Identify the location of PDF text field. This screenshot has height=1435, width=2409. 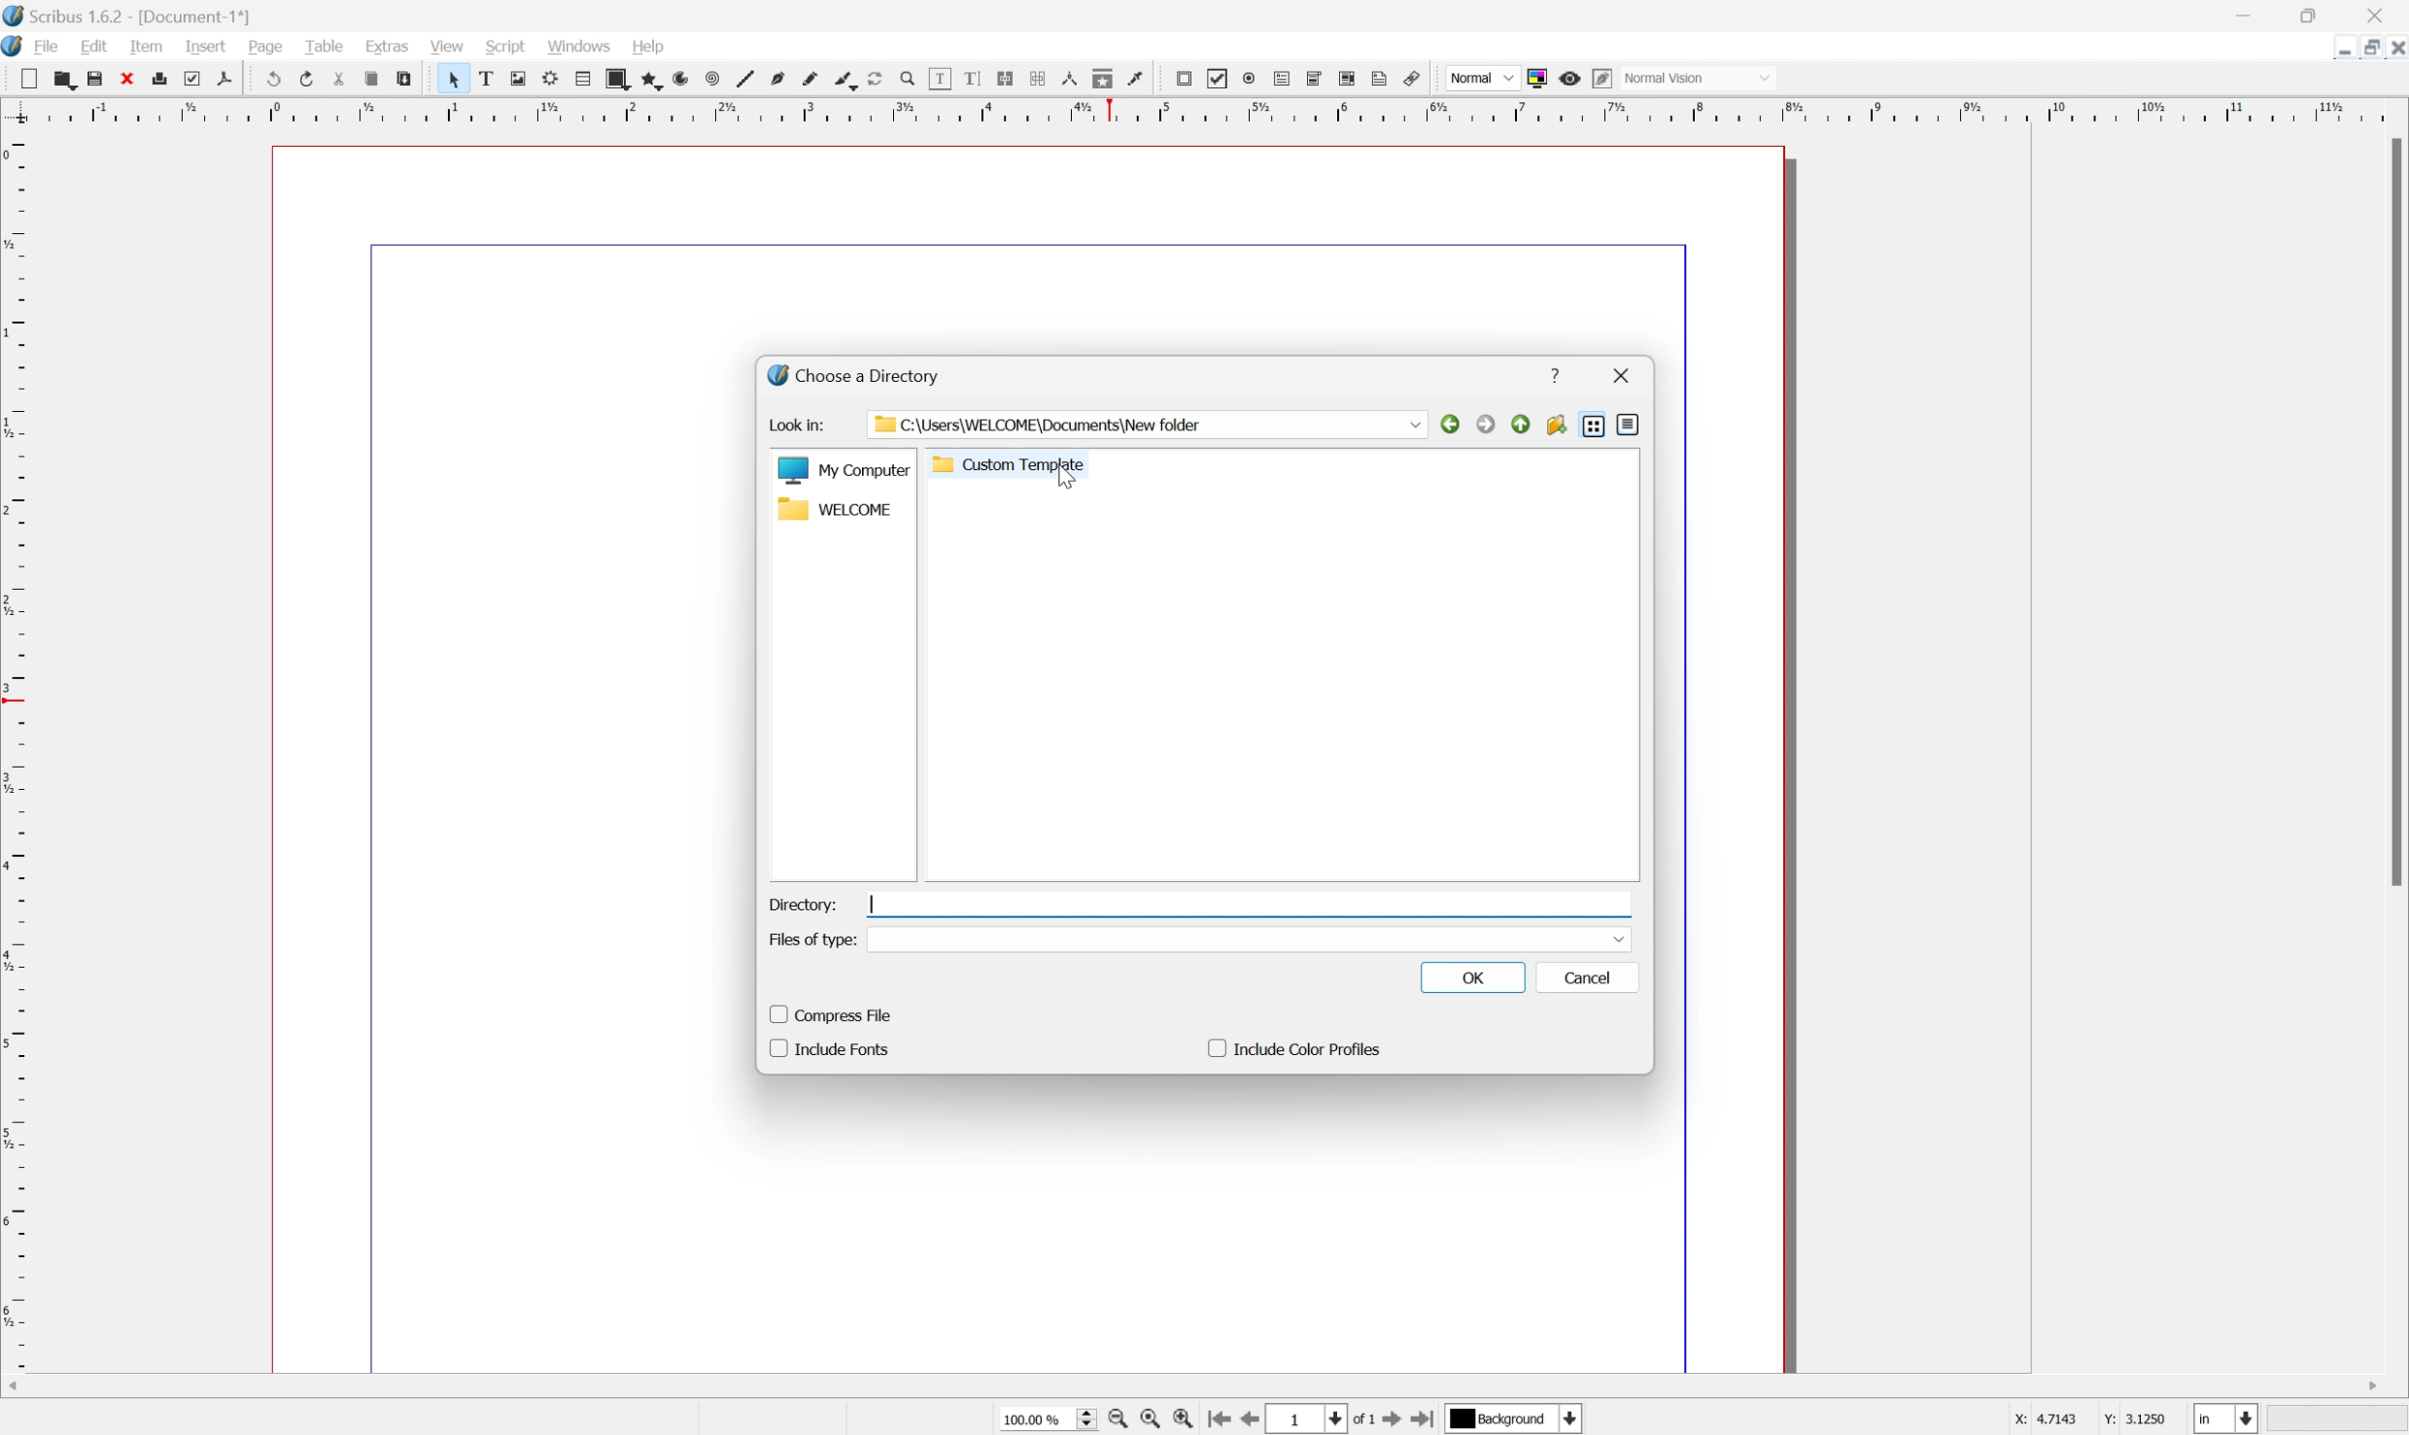
(1282, 78).